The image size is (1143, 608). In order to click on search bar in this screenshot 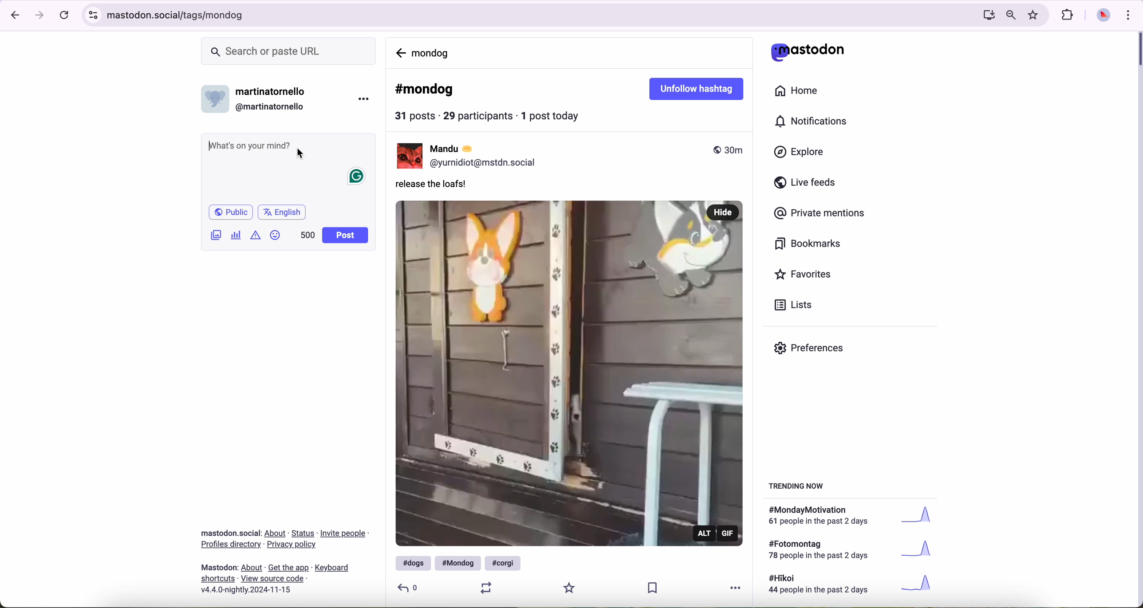, I will do `click(291, 51)`.